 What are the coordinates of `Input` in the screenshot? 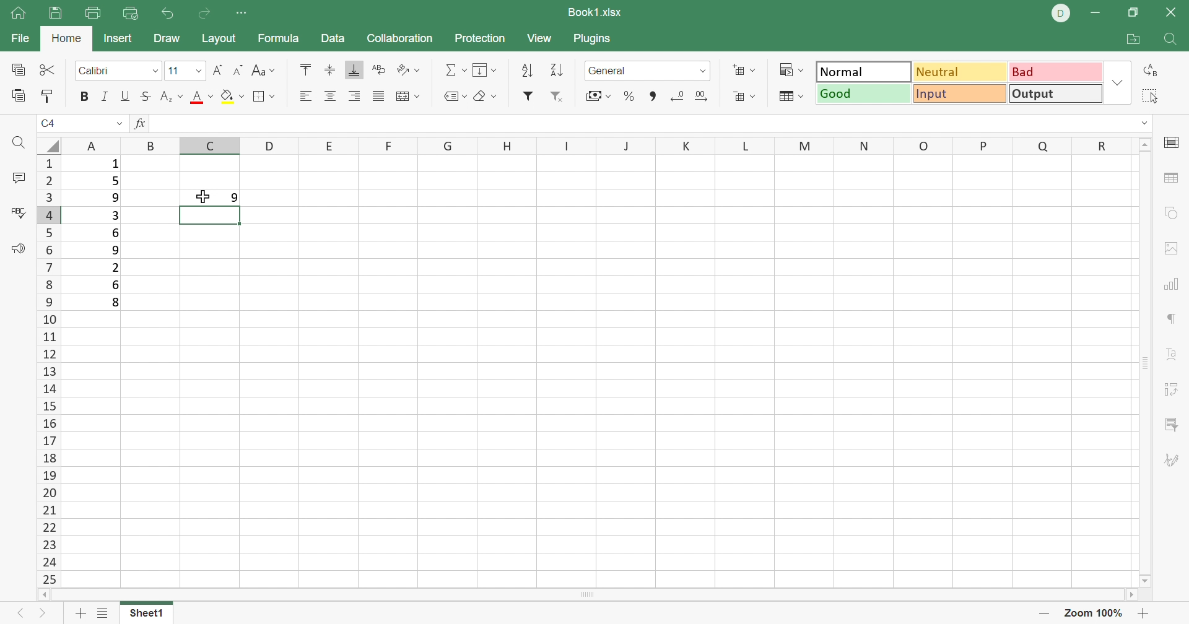 It's located at (959, 93).